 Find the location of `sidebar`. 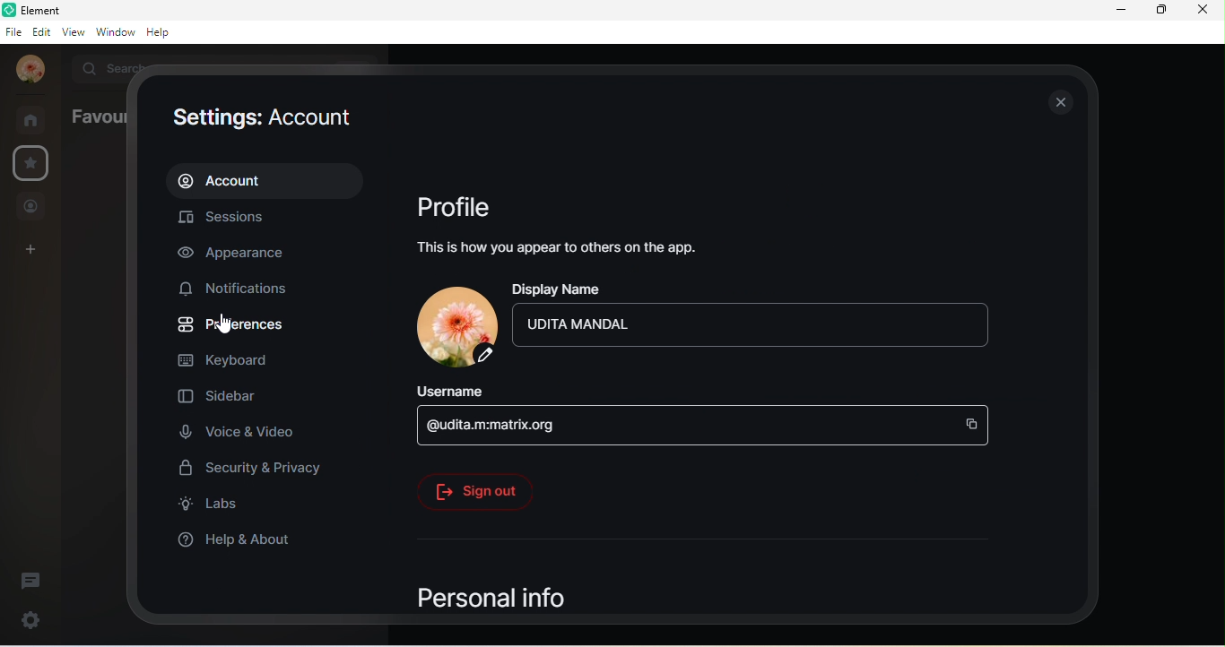

sidebar is located at coordinates (224, 397).